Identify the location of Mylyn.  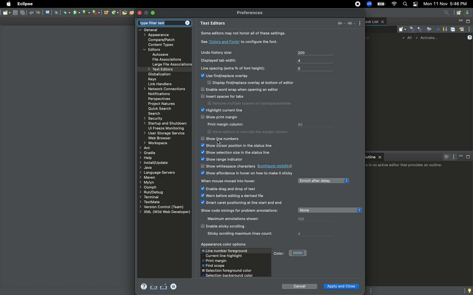
(147, 183).